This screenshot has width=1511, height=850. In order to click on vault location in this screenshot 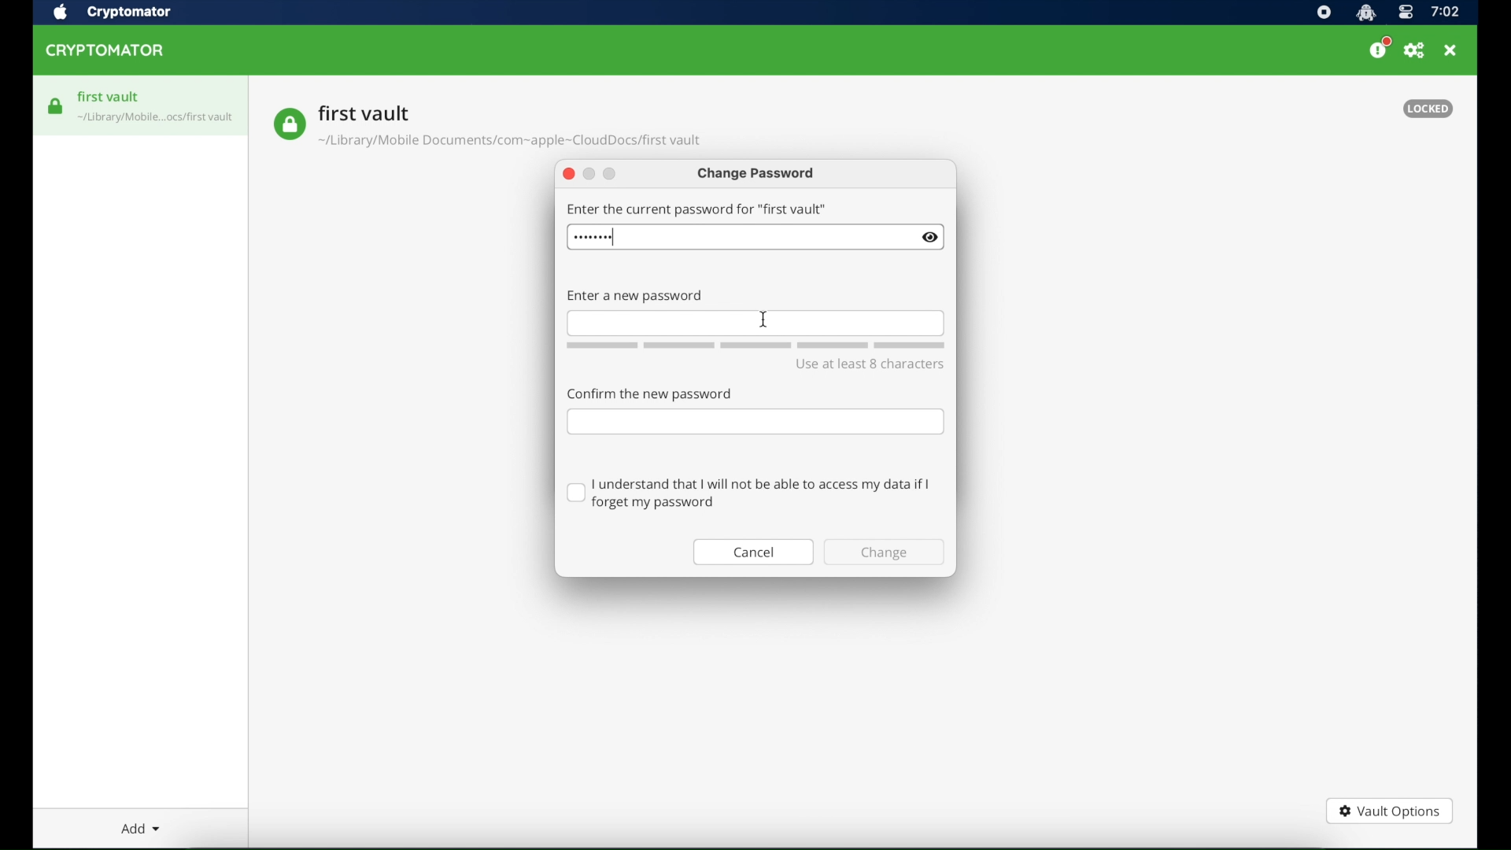, I will do `click(512, 143)`.